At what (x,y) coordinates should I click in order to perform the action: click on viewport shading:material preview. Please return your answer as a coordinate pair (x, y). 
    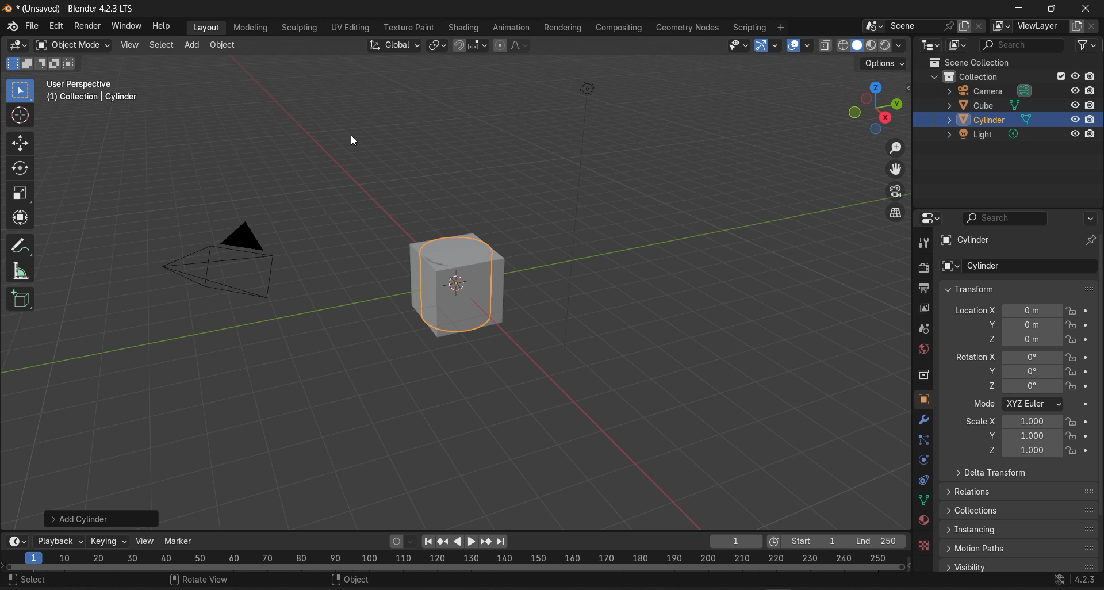
    Looking at the image, I should click on (869, 45).